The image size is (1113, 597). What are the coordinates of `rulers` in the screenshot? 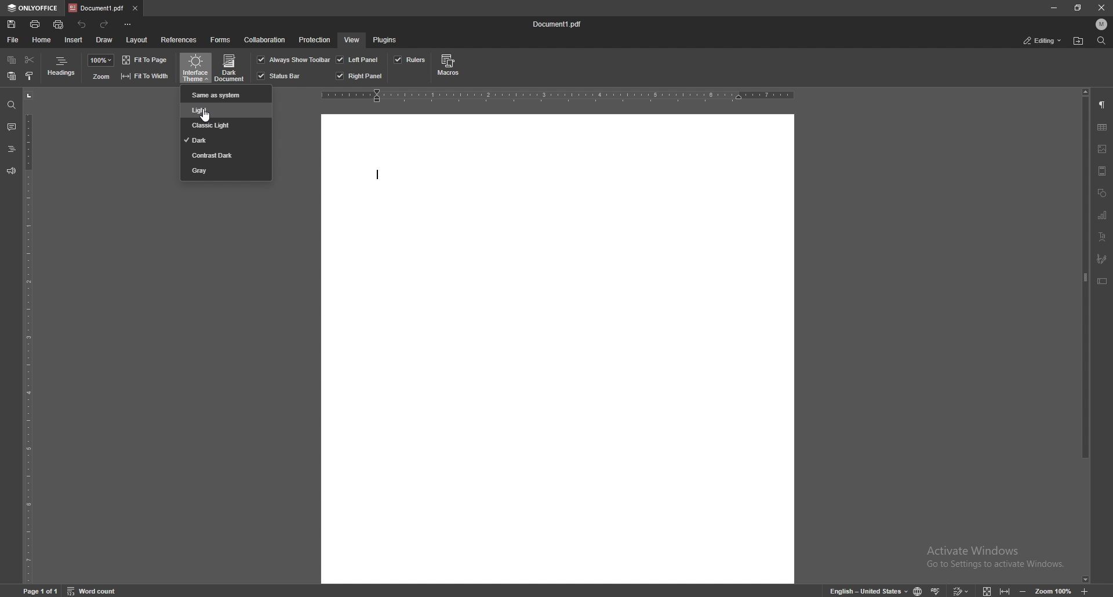 It's located at (409, 60).